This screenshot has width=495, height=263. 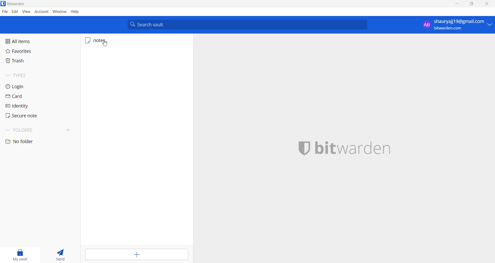 What do you see at coordinates (359, 148) in the screenshot?
I see `bitwarden` at bounding box center [359, 148].